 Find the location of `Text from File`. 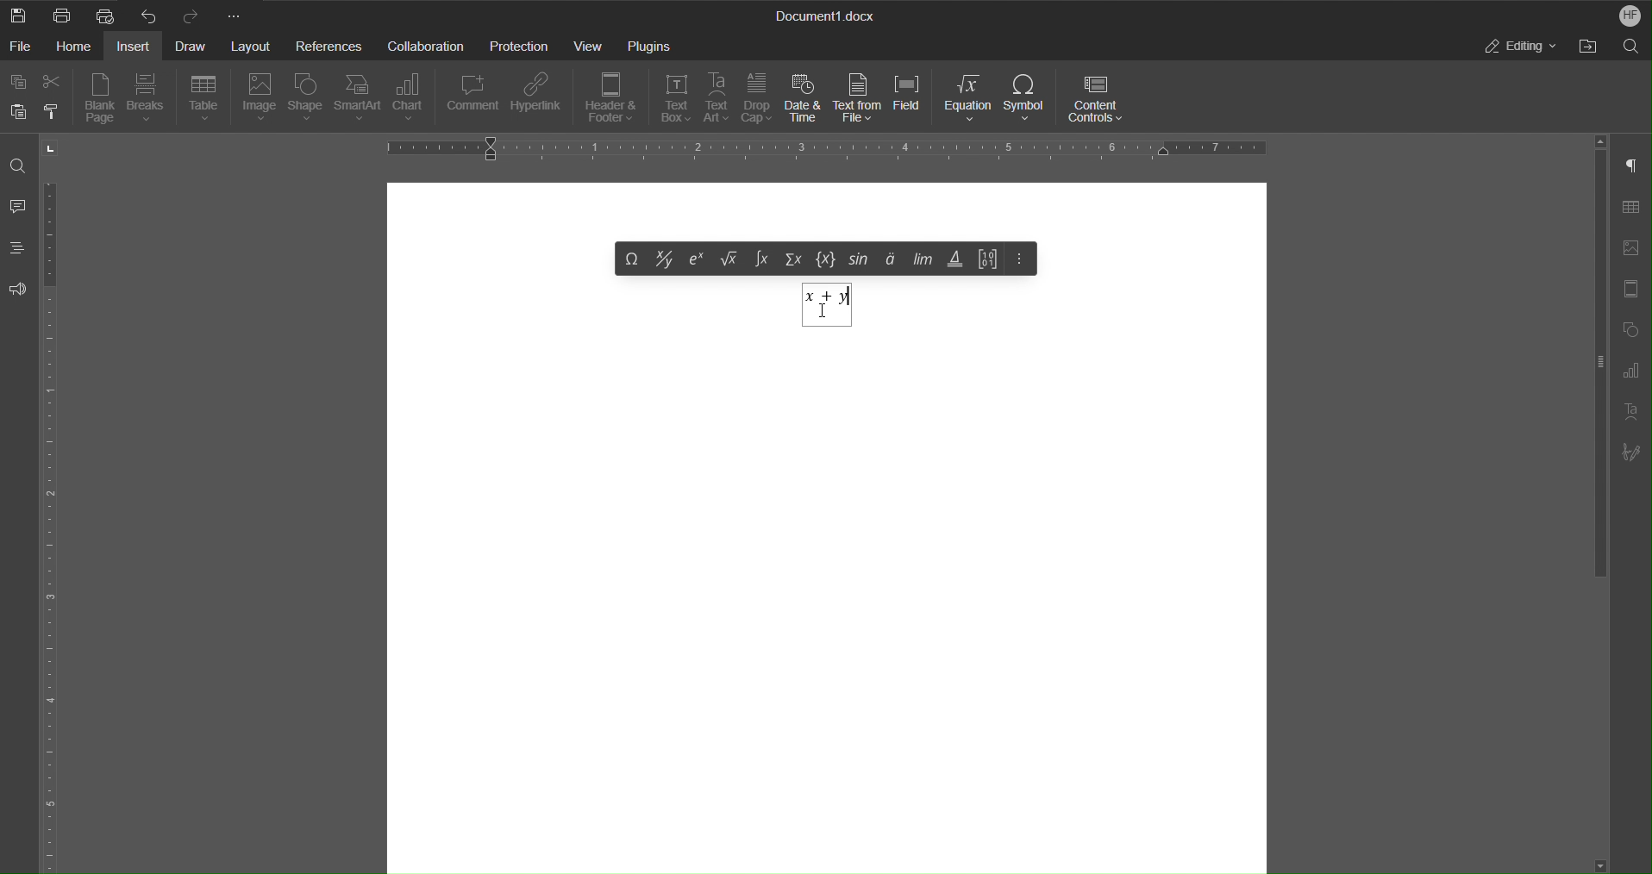

Text from File is located at coordinates (859, 98).